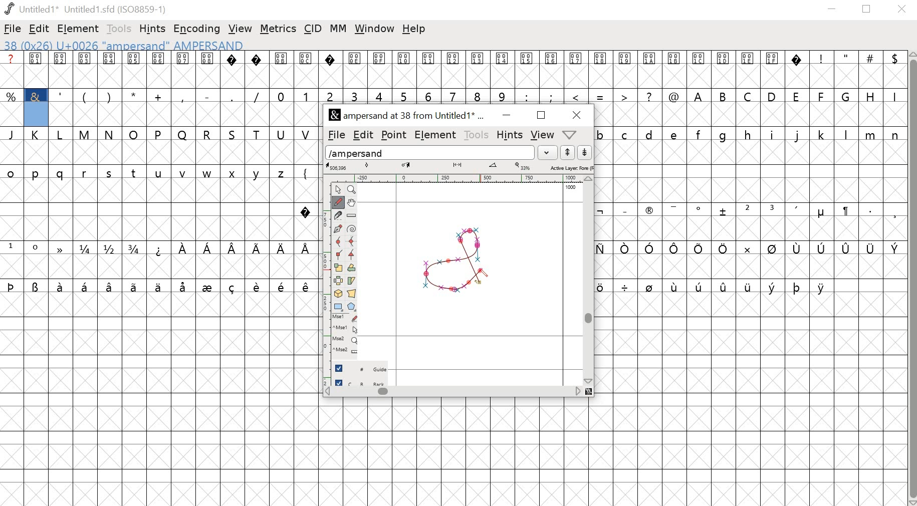 This screenshot has height=506, width=917. Describe the element at coordinates (552, 96) in the screenshot. I see `;` at that location.